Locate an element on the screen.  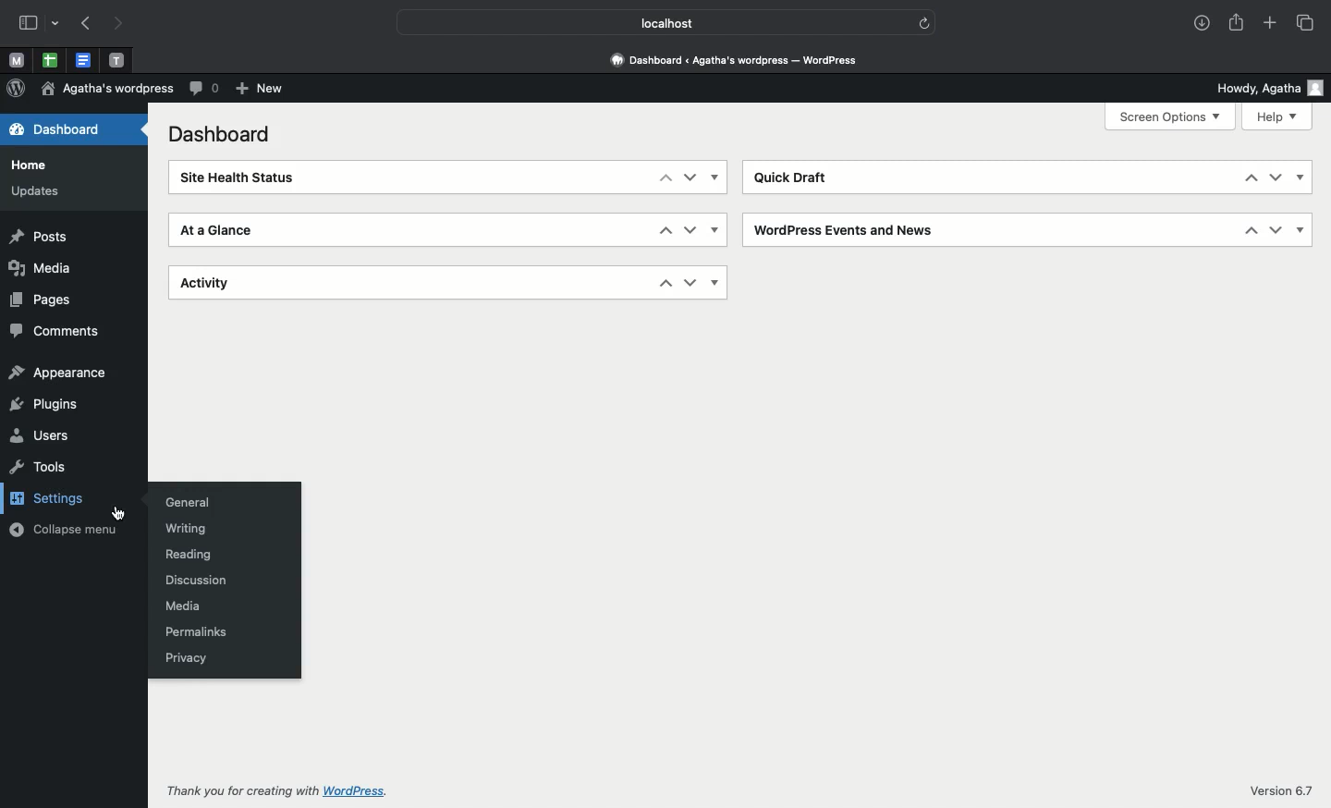
cursor is located at coordinates (116, 511).